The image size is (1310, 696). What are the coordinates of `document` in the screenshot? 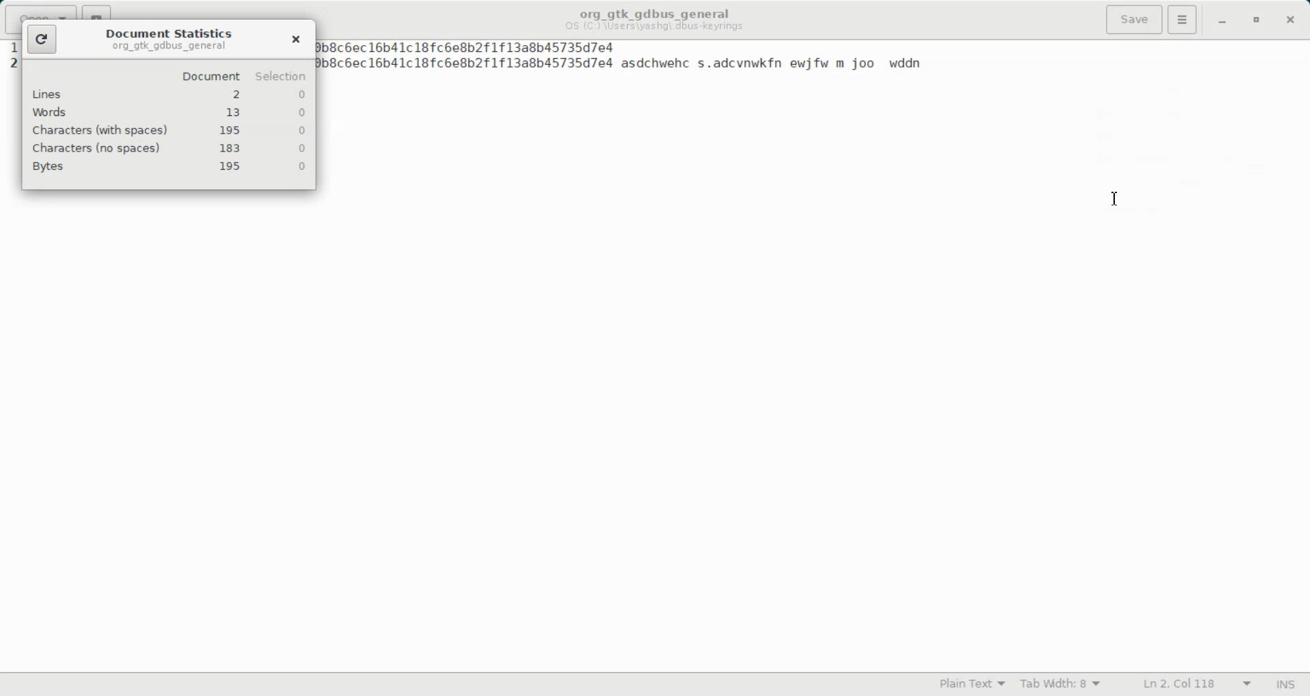 It's located at (212, 76).